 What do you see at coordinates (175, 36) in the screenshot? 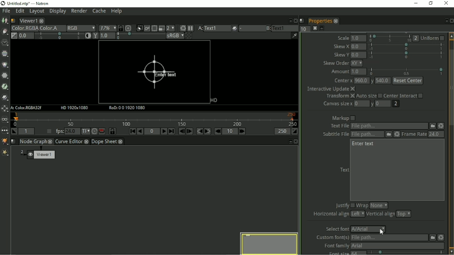
I see `sRGB` at bounding box center [175, 36].